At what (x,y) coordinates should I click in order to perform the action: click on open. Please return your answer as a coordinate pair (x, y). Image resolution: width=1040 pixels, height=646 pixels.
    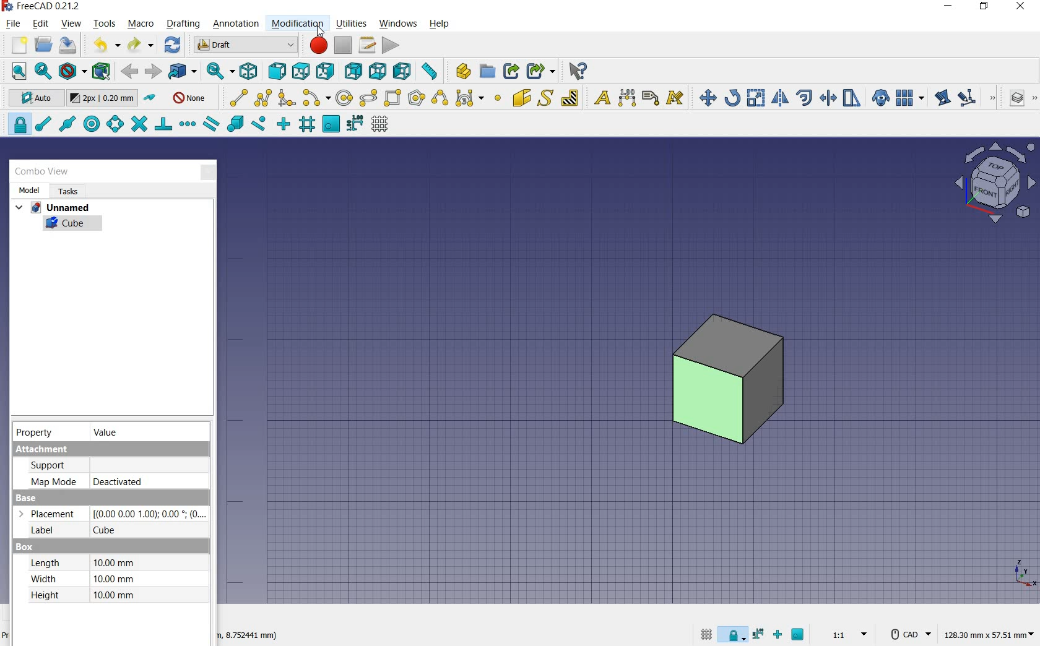
    Looking at the image, I should click on (45, 45).